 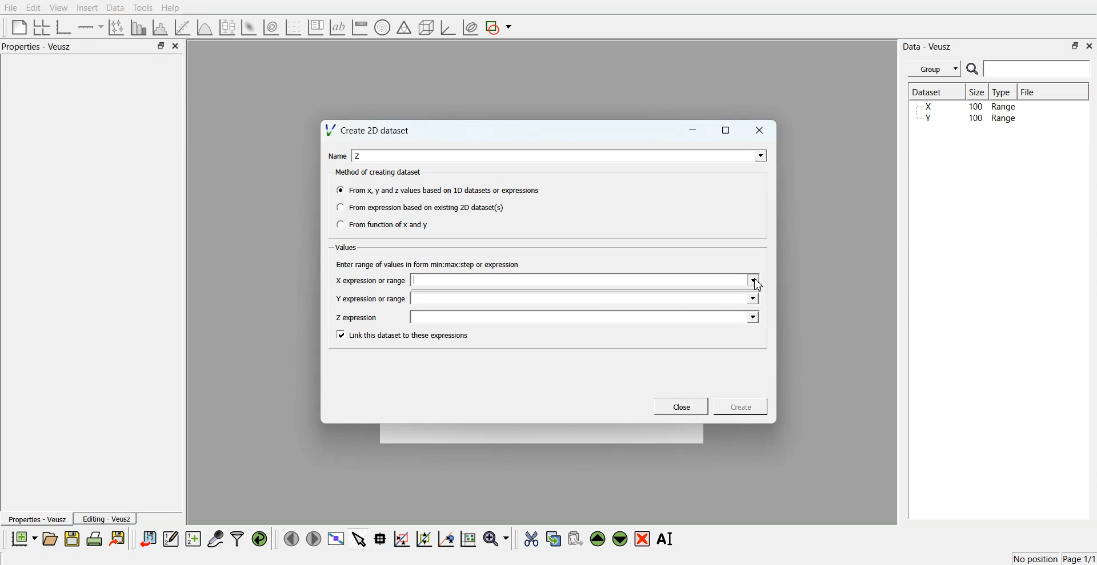 I want to click on Plot bar chart, so click(x=138, y=27).